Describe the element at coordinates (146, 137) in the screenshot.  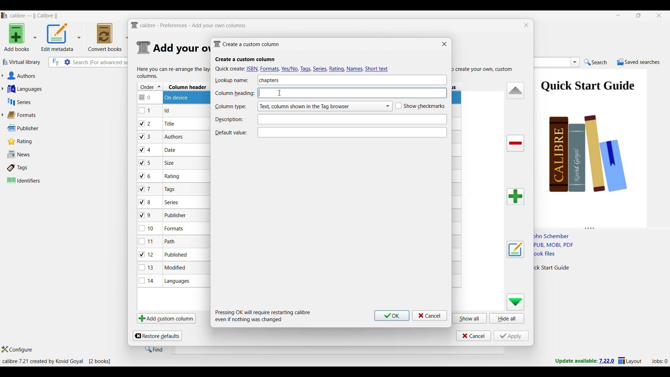
I see `checkbox - 3` at that location.